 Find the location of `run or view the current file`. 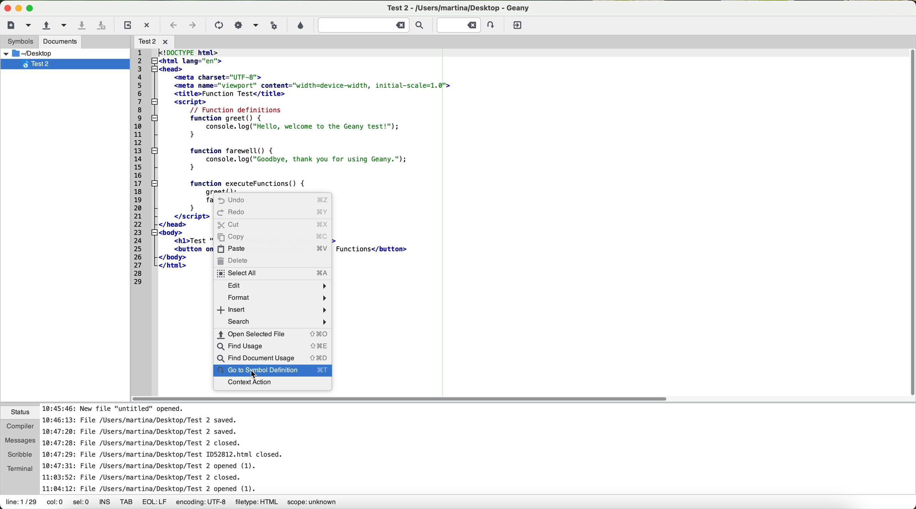

run or view the current file is located at coordinates (272, 25).